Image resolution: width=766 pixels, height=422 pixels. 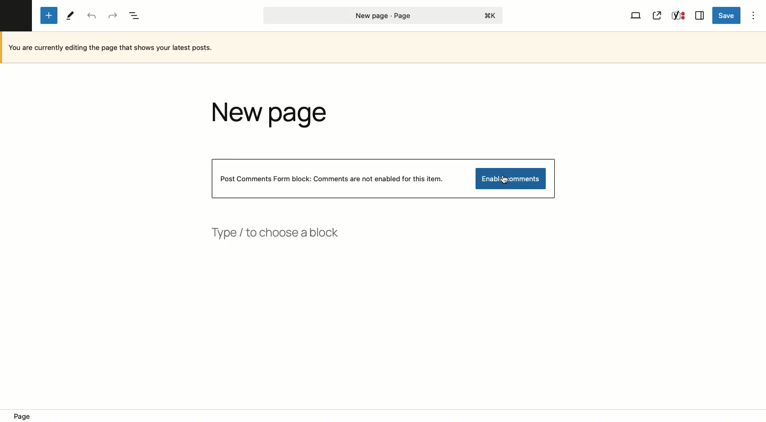 What do you see at coordinates (505, 180) in the screenshot?
I see `cursor` at bounding box center [505, 180].